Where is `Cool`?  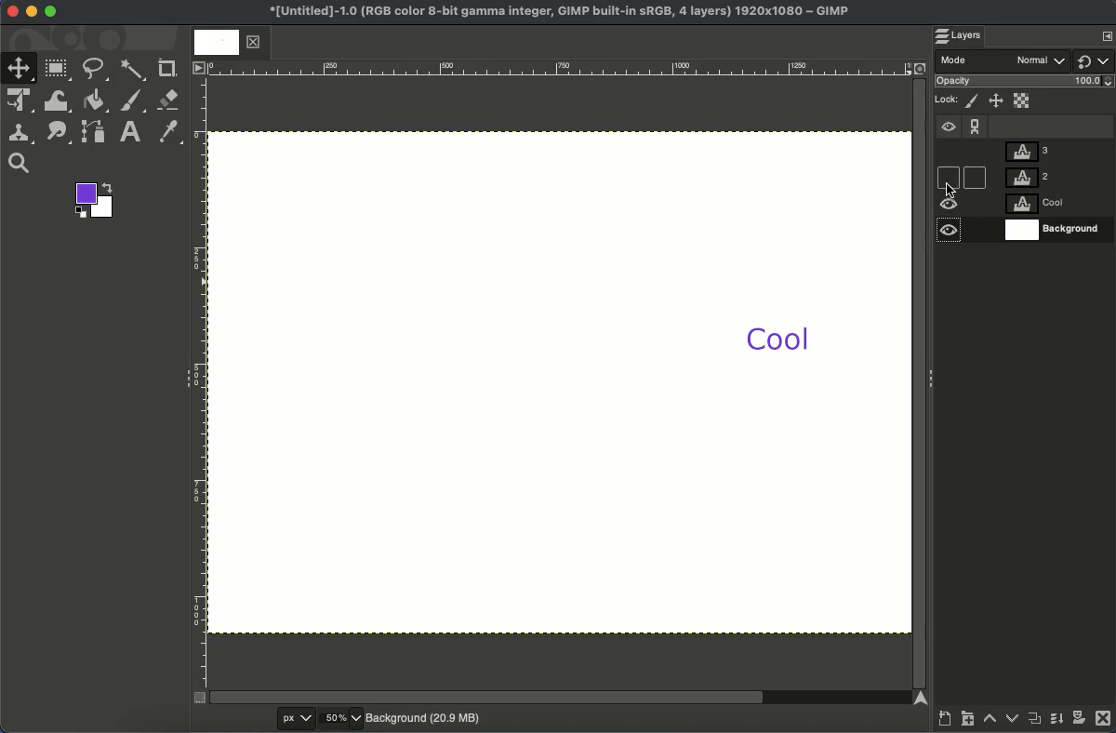 Cool is located at coordinates (777, 340).